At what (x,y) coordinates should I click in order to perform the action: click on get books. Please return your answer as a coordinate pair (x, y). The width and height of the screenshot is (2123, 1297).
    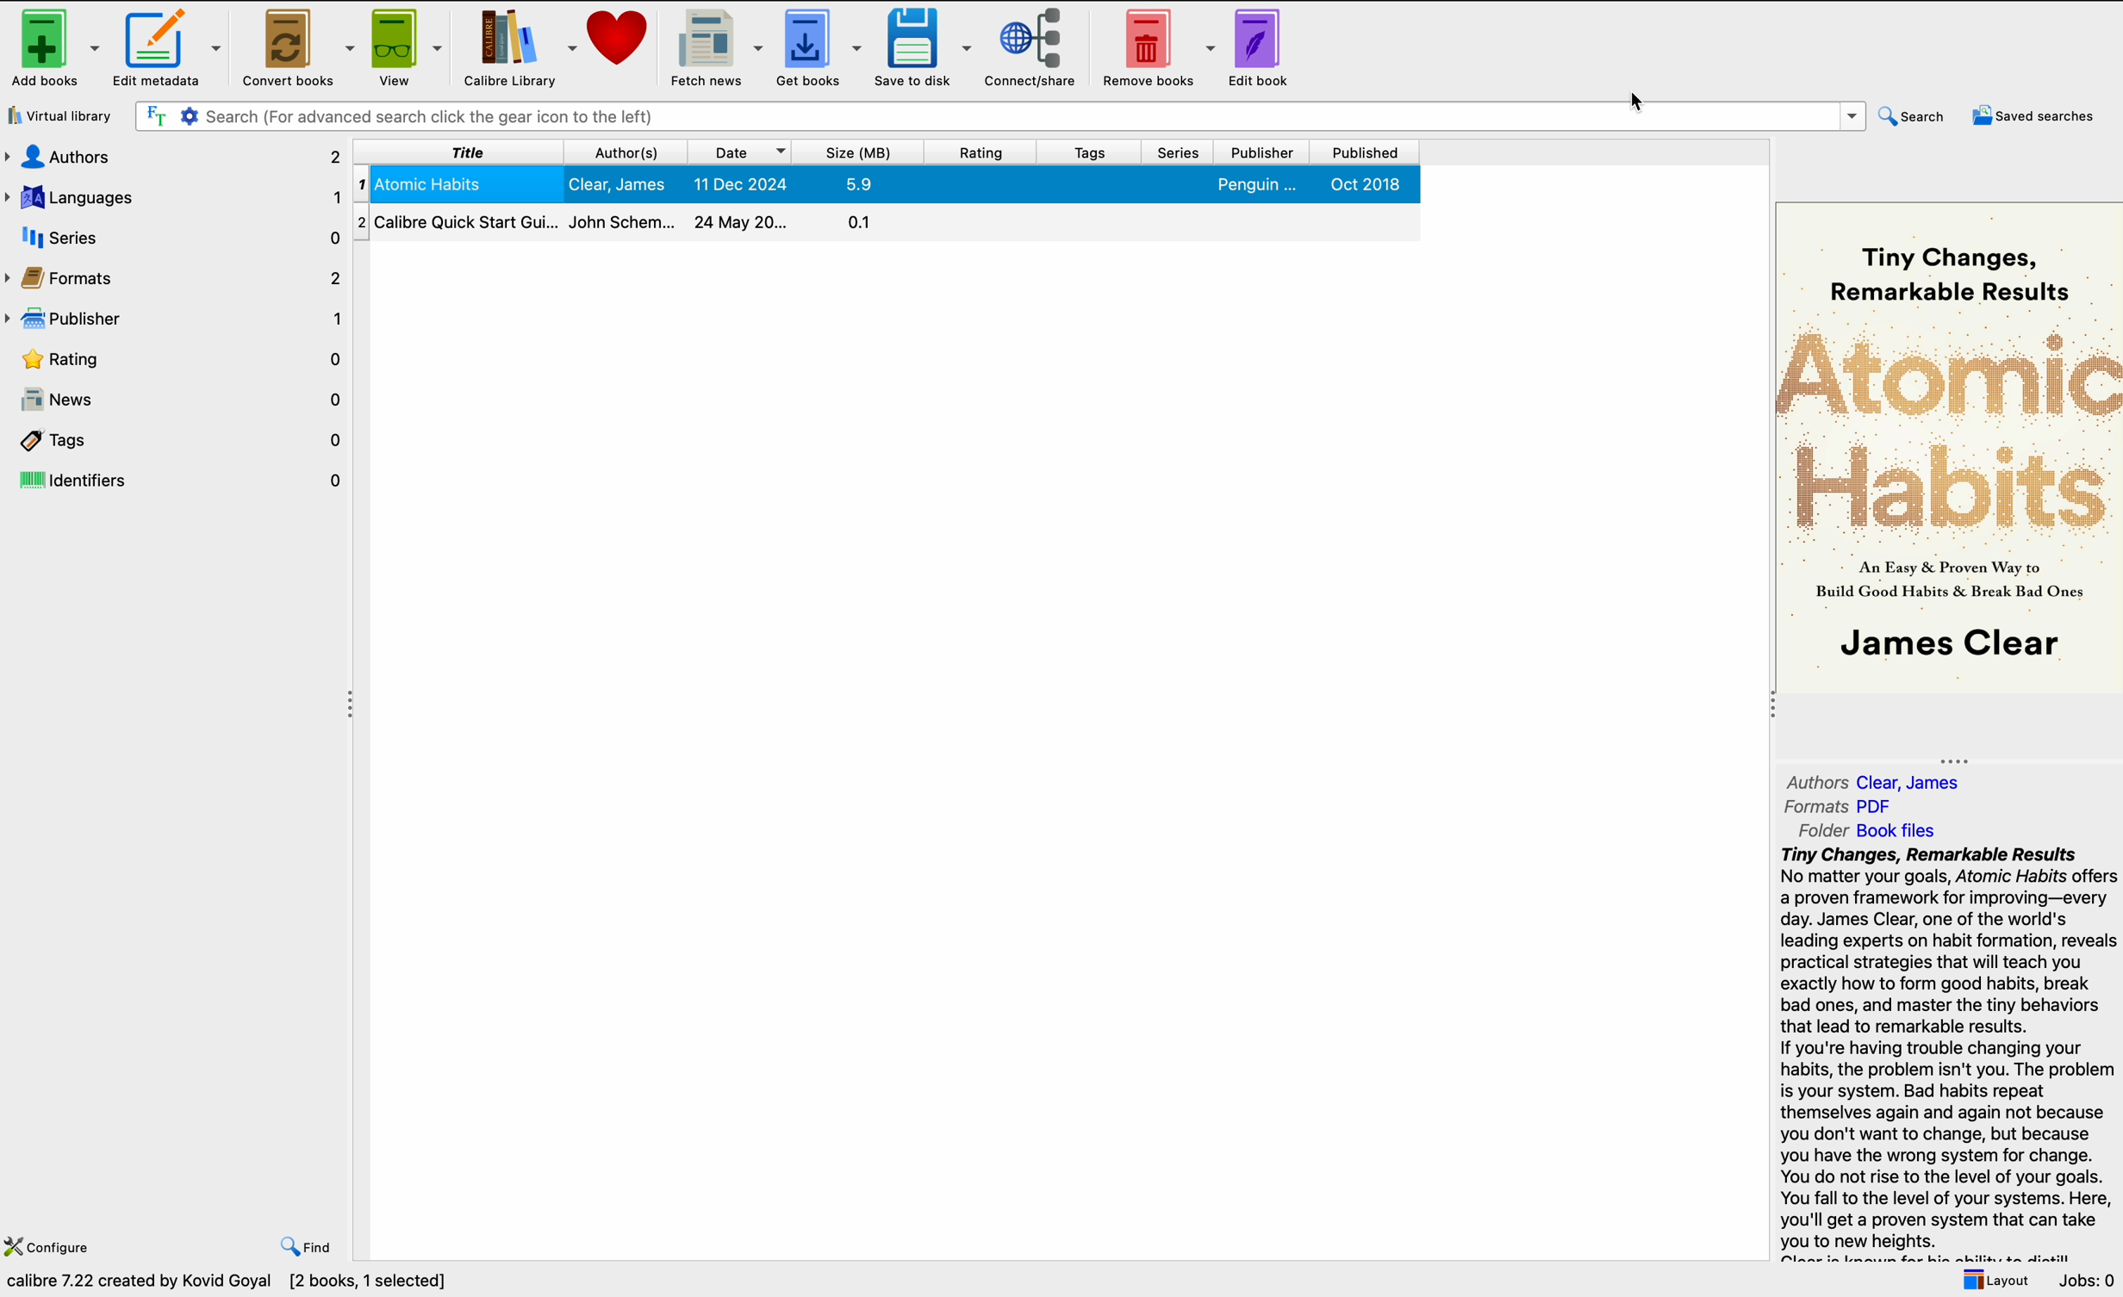
    Looking at the image, I should click on (820, 47).